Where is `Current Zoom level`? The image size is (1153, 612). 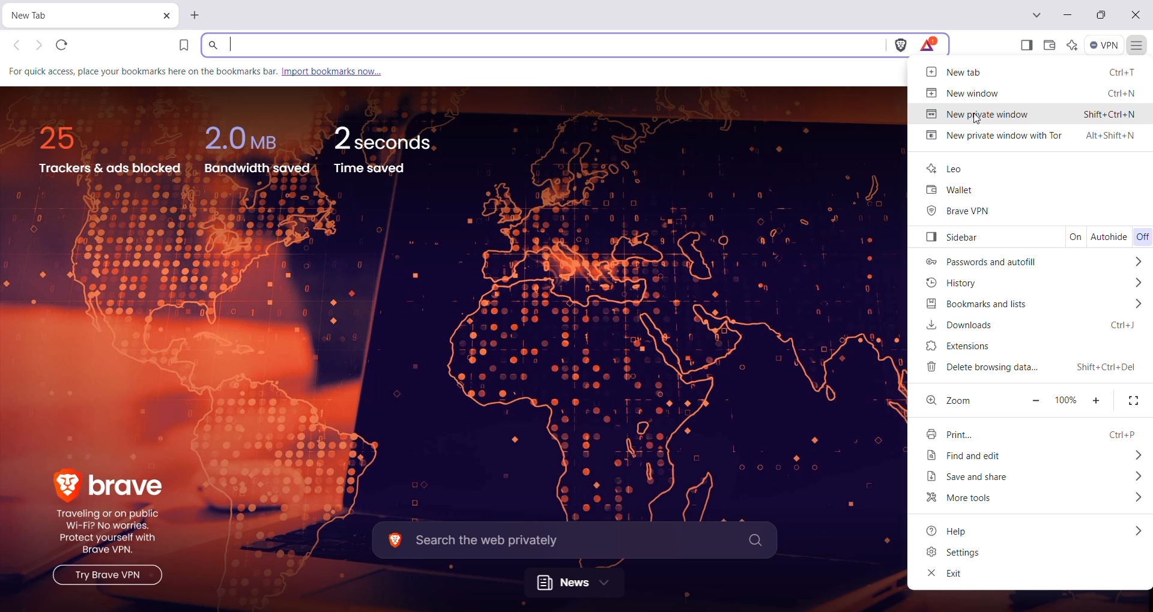 Current Zoom level is located at coordinates (1066, 400).